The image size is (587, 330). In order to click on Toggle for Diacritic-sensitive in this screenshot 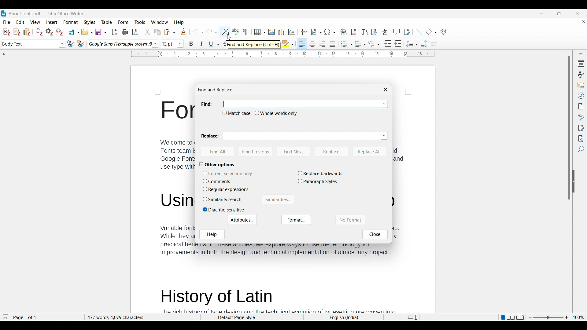, I will do `click(224, 210)`.